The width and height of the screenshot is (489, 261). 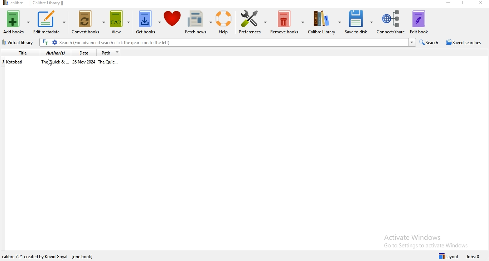 I want to click on search bar, so click(x=227, y=43).